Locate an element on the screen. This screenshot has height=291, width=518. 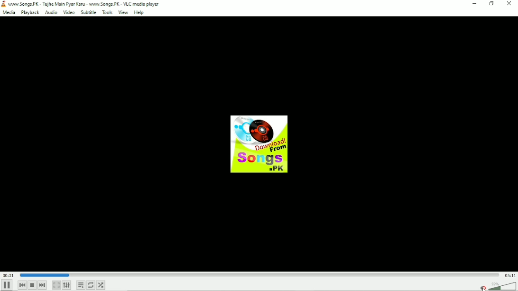
Next is located at coordinates (42, 285).